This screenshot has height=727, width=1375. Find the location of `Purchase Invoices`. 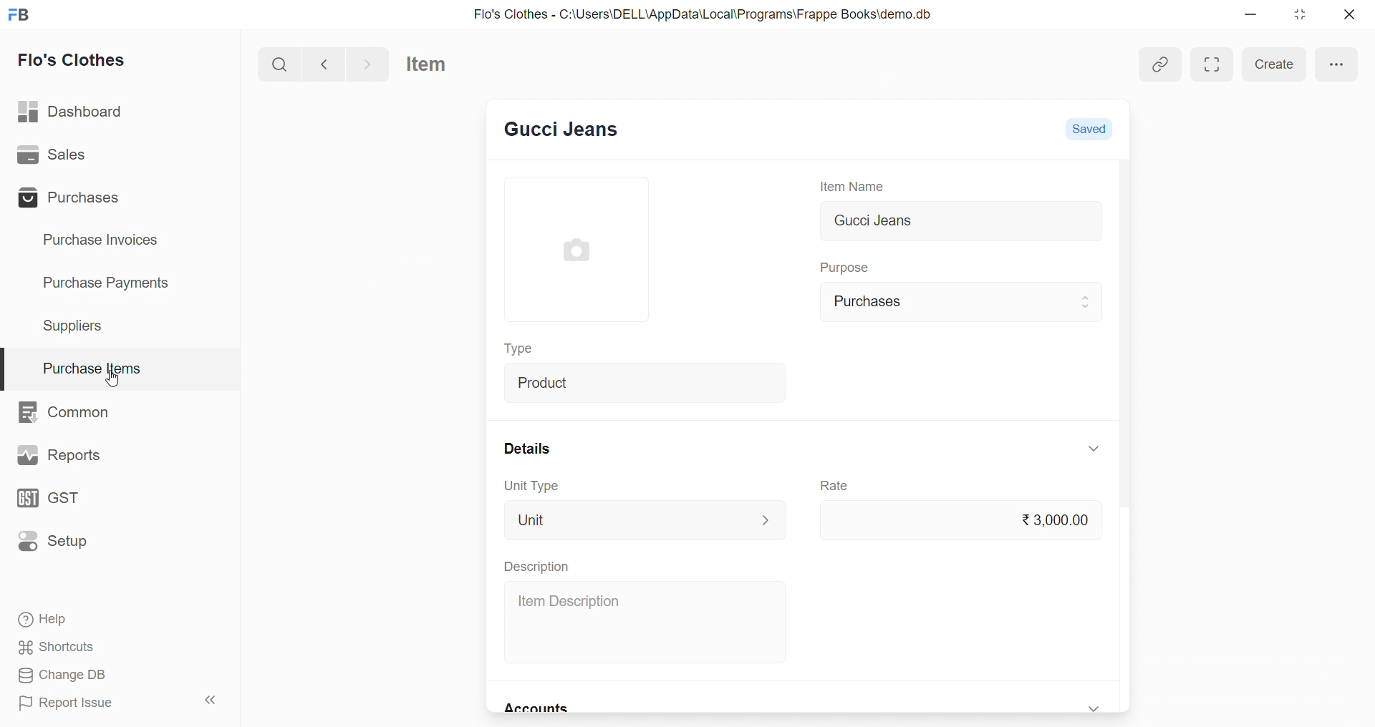

Purchase Invoices is located at coordinates (110, 240).